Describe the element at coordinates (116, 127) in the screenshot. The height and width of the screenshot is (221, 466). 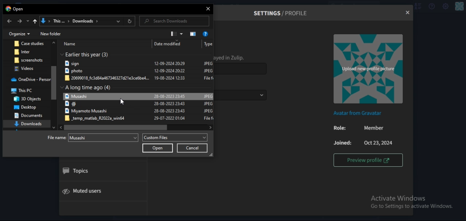
I see `scrollbar` at that location.